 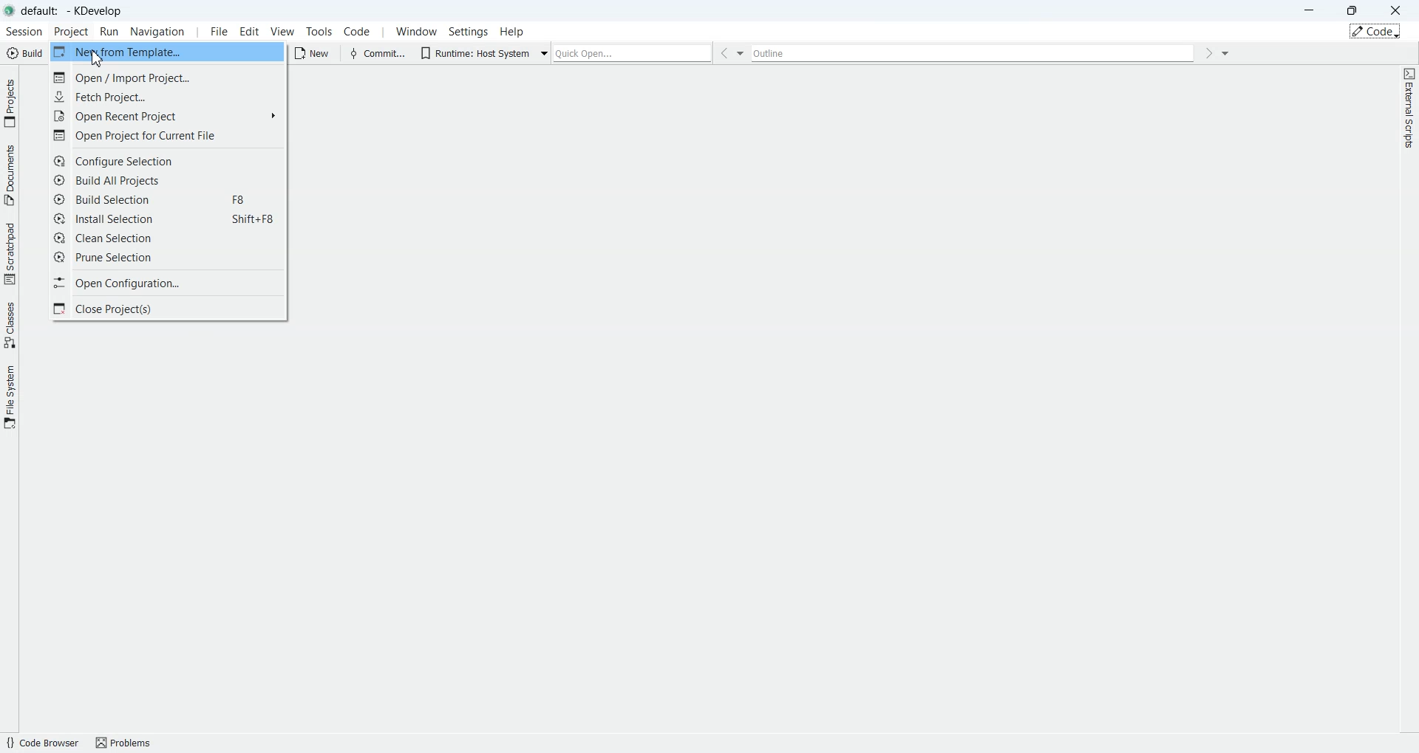 I want to click on Code, so click(x=358, y=31).